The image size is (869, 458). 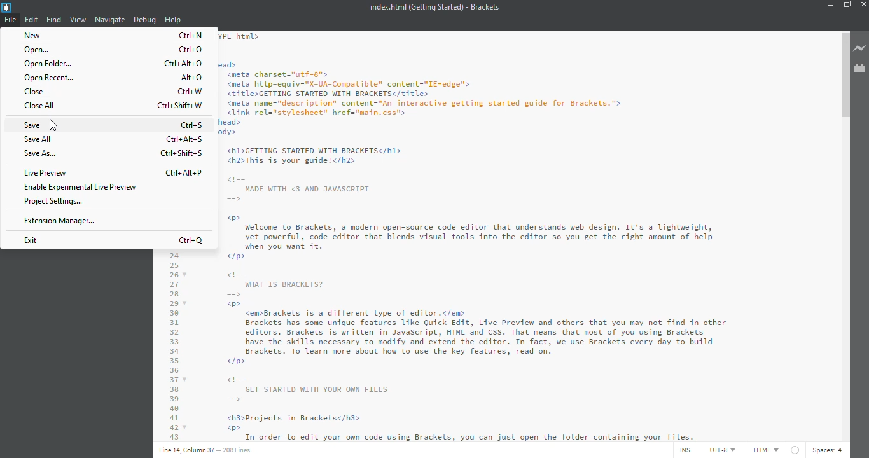 I want to click on enable experimental live preview, so click(x=81, y=186).